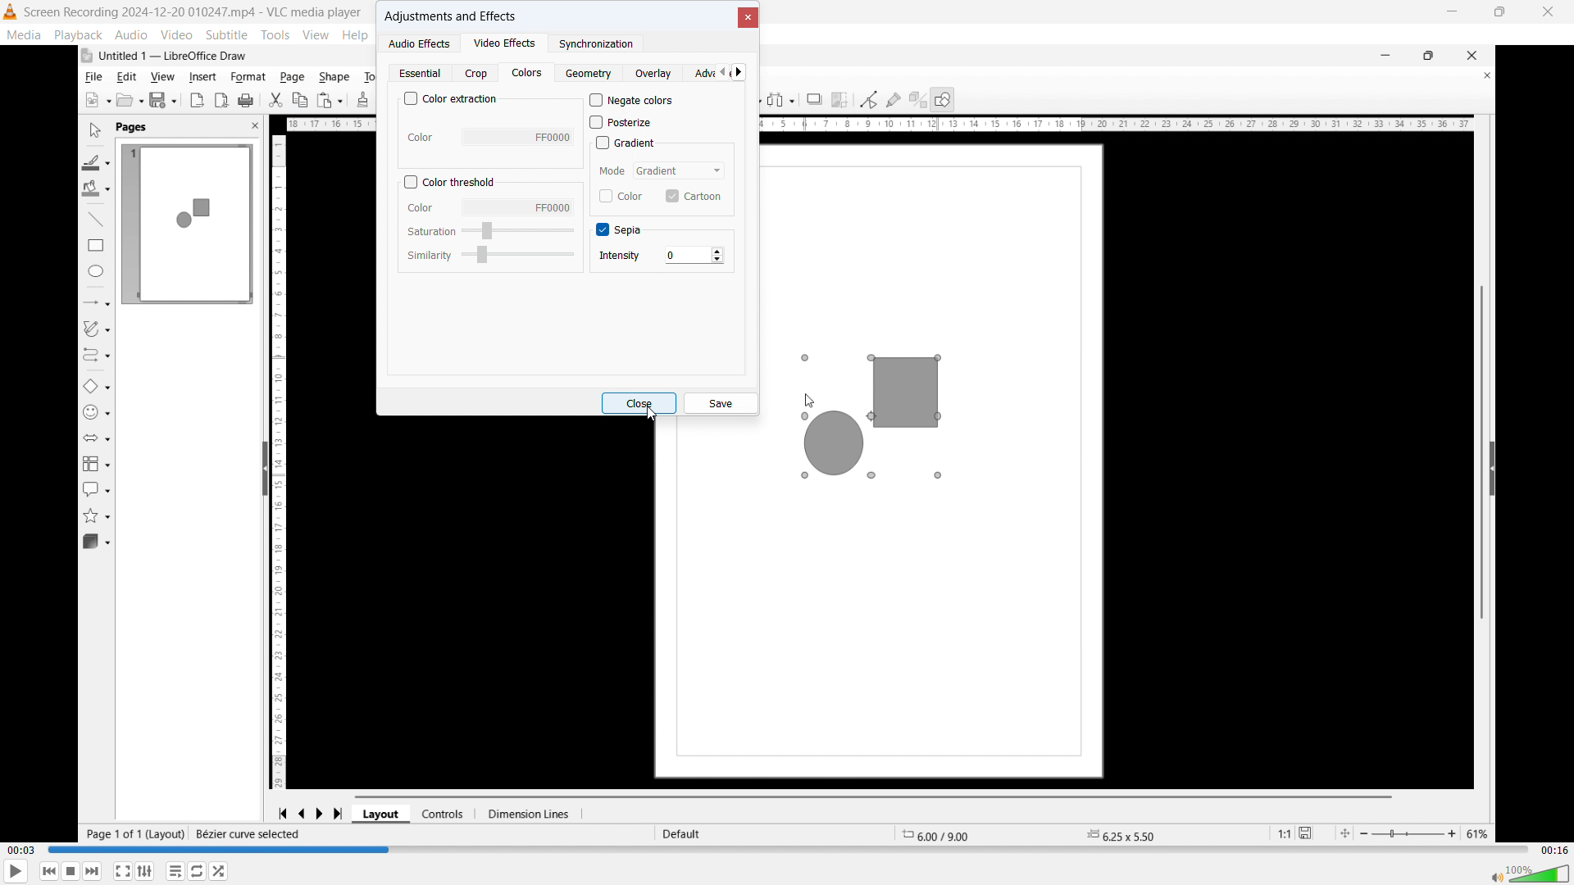  What do you see at coordinates (1451, 13) in the screenshot?
I see `minimize` at bounding box center [1451, 13].